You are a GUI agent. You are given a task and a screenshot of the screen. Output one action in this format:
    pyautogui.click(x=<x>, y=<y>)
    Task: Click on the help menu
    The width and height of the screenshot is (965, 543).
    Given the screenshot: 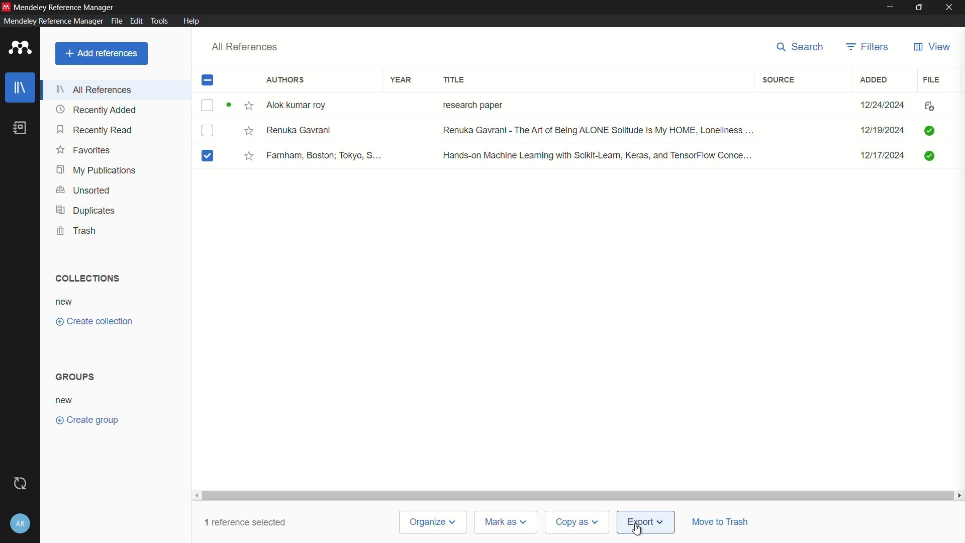 What is the action you would take?
    pyautogui.click(x=192, y=21)
    